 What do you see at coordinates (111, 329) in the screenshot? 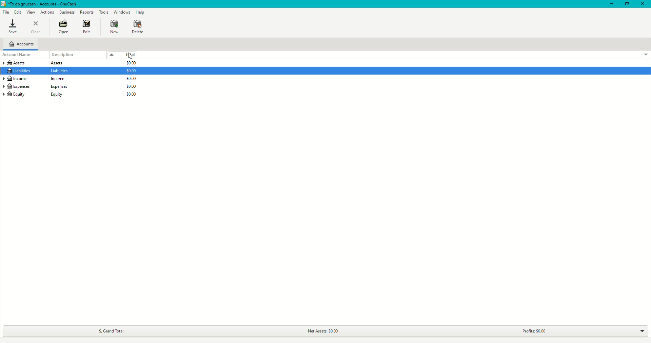
I see `Grand Total` at bounding box center [111, 329].